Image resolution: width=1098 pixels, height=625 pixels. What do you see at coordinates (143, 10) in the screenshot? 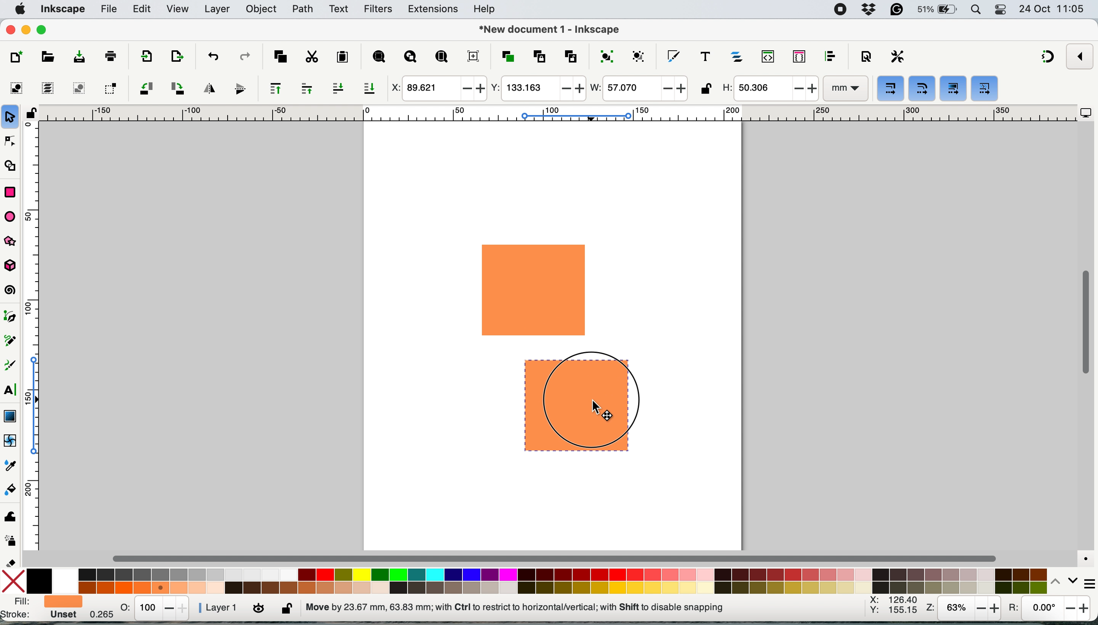
I see `edit` at bounding box center [143, 10].